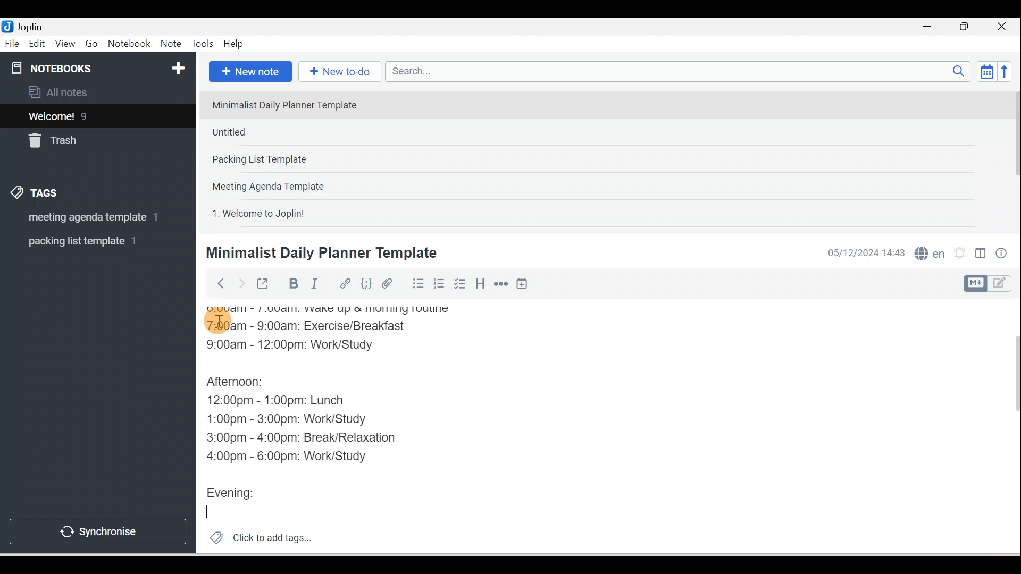 This screenshot has height=574, width=1021. Describe the element at coordinates (366, 284) in the screenshot. I see `Code` at that location.